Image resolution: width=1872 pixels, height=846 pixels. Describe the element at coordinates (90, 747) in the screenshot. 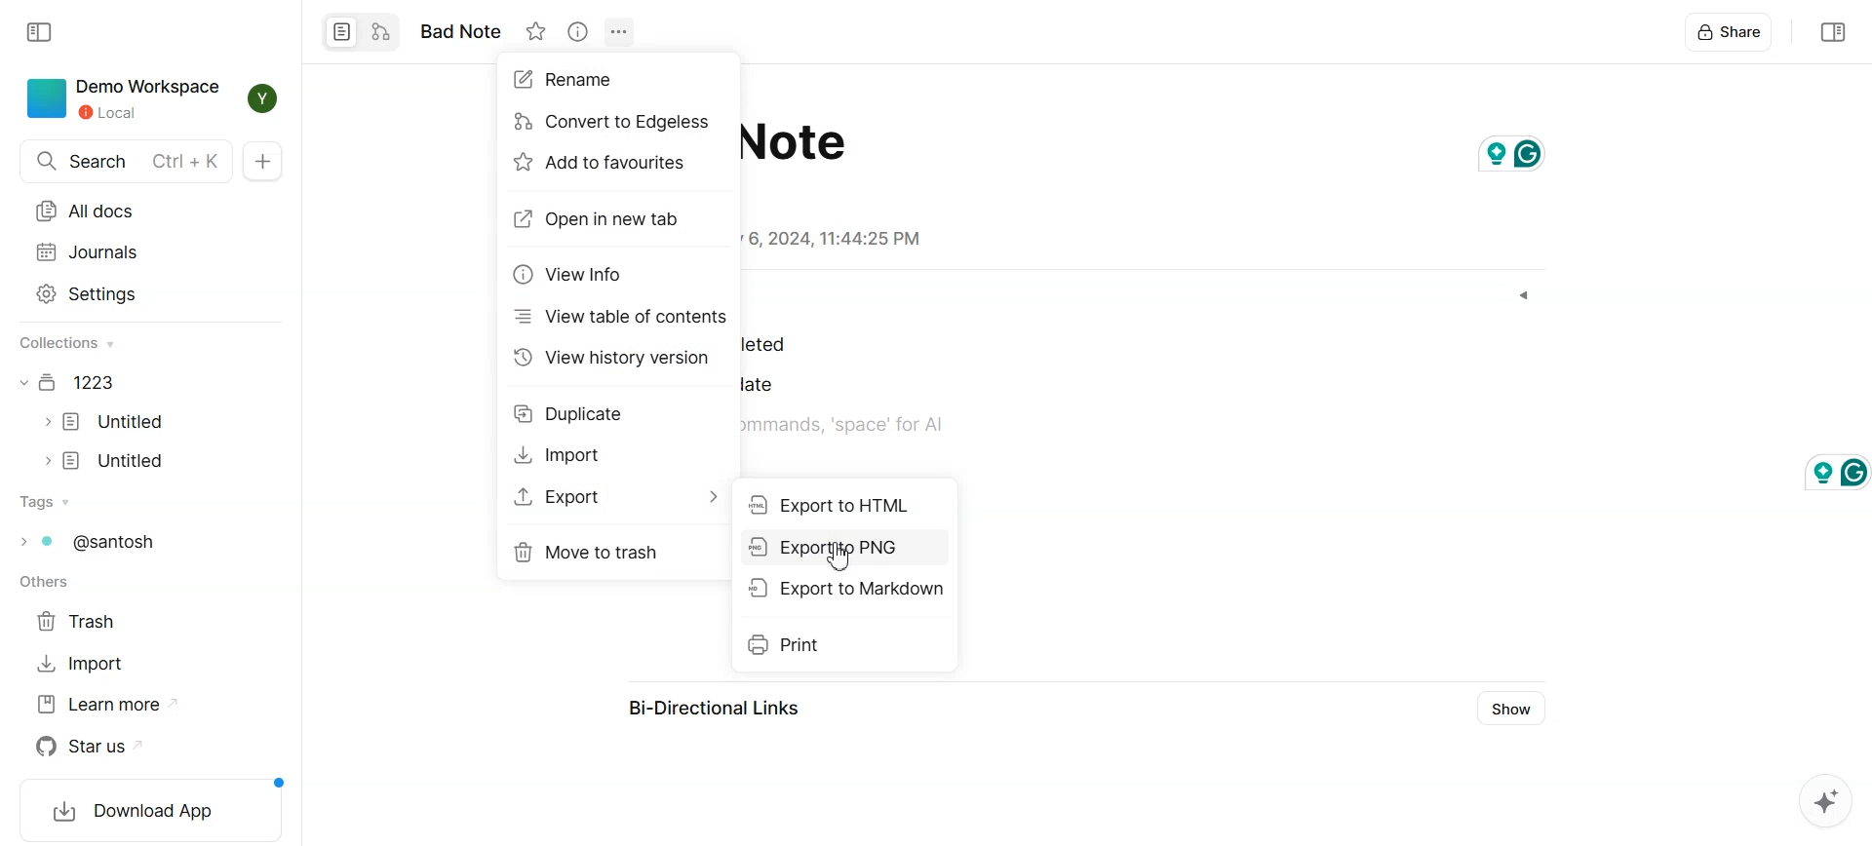

I see `Star us` at that location.